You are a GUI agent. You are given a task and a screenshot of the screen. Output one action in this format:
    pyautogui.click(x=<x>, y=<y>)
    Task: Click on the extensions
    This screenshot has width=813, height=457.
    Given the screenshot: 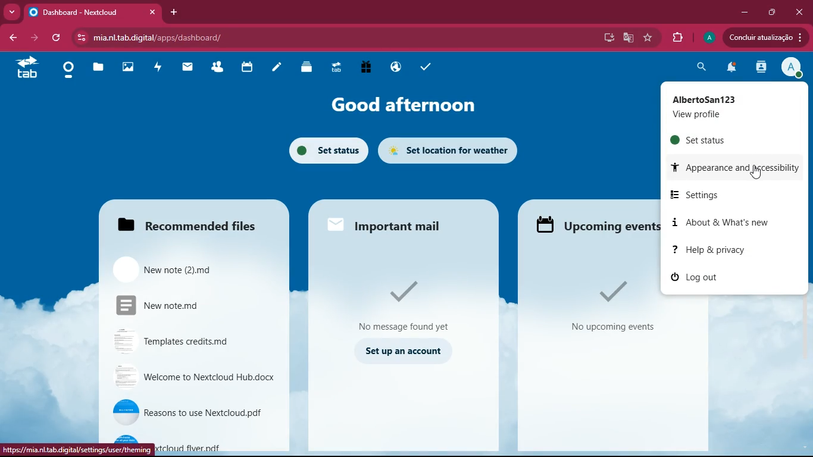 What is the action you would take?
    pyautogui.click(x=678, y=37)
    